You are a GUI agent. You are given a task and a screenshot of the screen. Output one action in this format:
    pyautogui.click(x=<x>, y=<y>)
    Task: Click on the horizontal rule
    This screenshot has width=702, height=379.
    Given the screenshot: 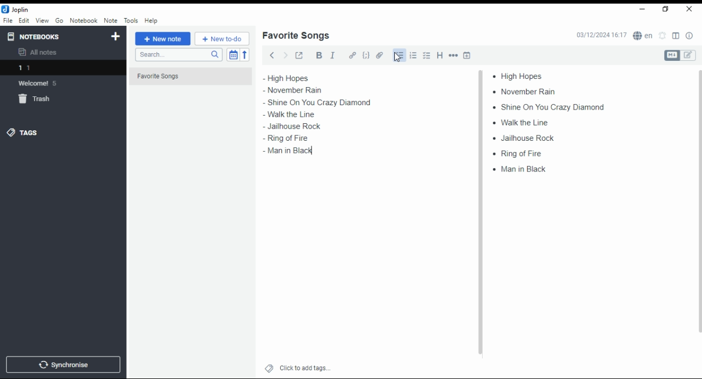 What is the action you would take?
    pyautogui.click(x=454, y=55)
    